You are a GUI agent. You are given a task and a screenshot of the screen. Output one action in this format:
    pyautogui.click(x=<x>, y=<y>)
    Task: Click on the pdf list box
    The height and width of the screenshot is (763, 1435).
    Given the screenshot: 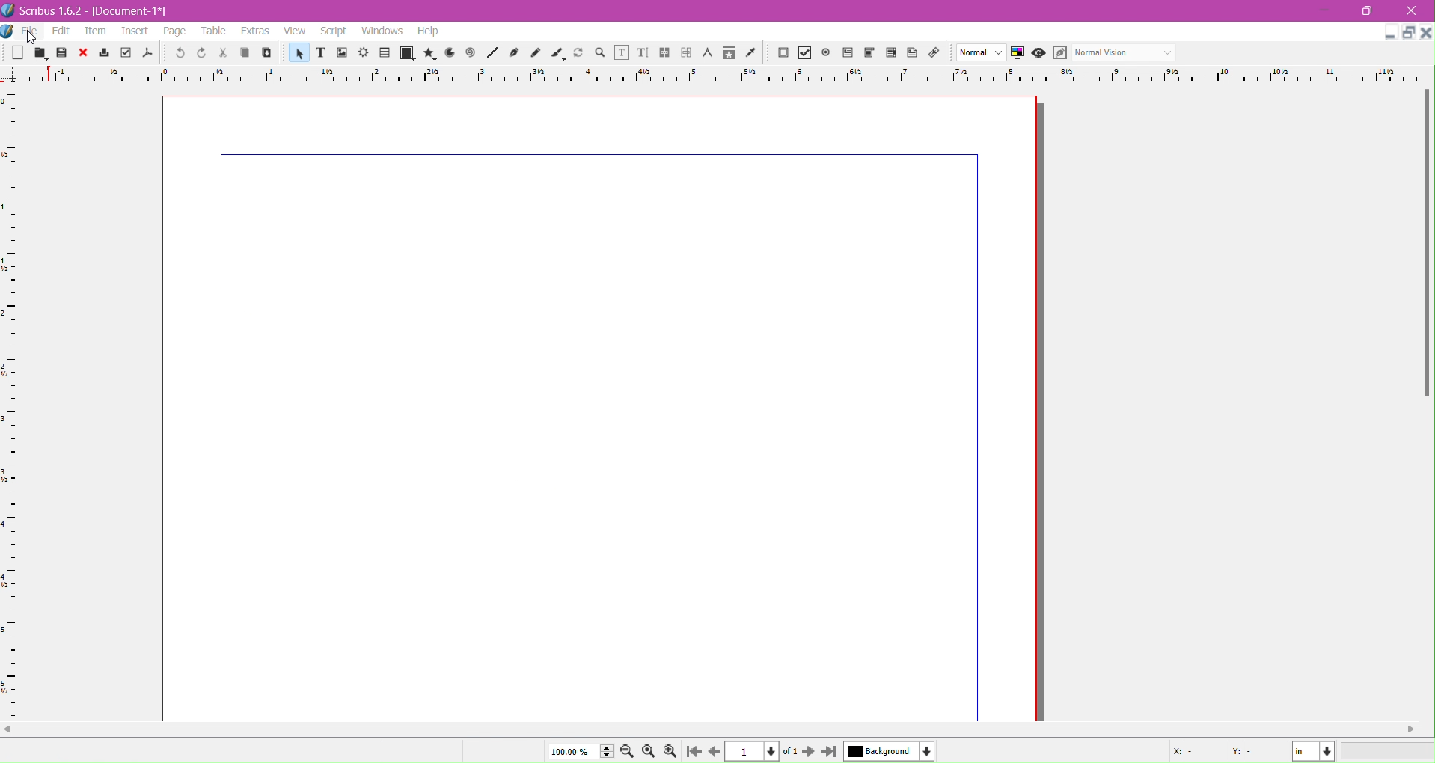 What is the action you would take?
    pyautogui.click(x=892, y=54)
    